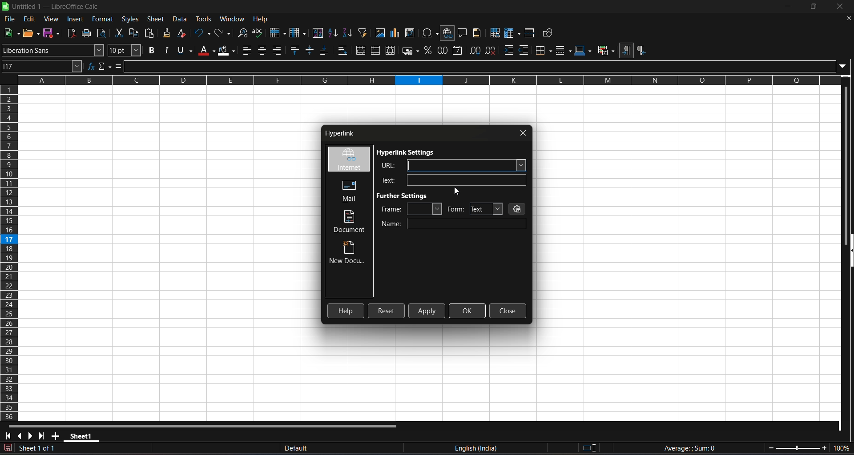 Image resolution: width=854 pixels, height=455 pixels. I want to click on format as percent, so click(427, 51).